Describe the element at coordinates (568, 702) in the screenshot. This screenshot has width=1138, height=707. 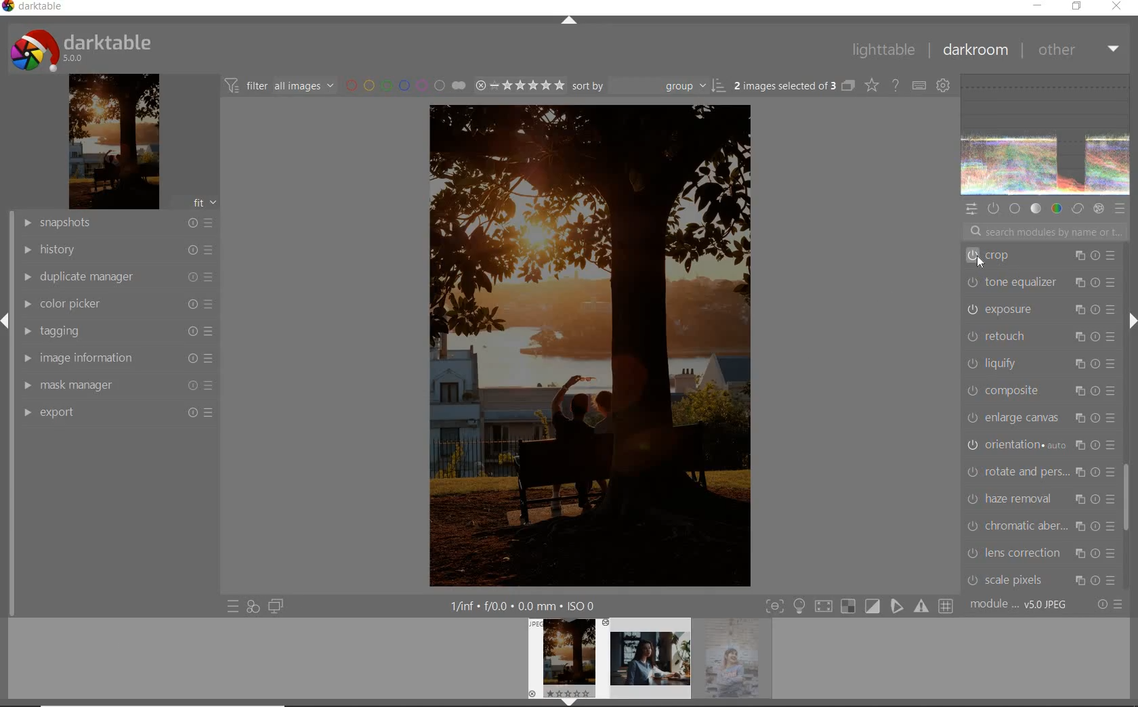
I see `expand/collapse` at that location.